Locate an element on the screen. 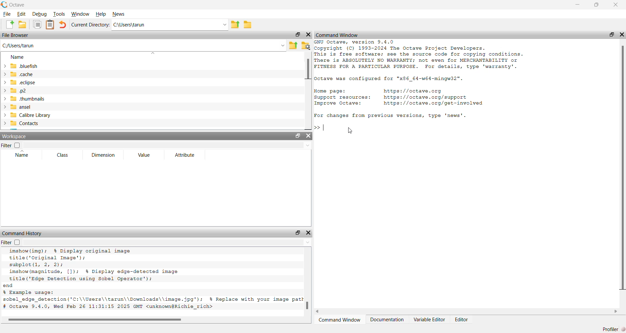  Current Directory: is located at coordinates (90, 25).